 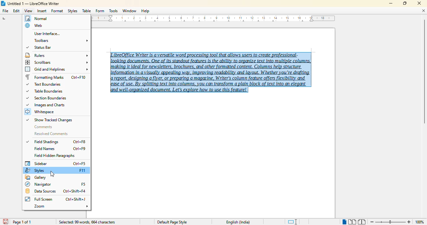 What do you see at coordinates (56, 199) in the screenshot?
I see `full screen` at bounding box center [56, 199].